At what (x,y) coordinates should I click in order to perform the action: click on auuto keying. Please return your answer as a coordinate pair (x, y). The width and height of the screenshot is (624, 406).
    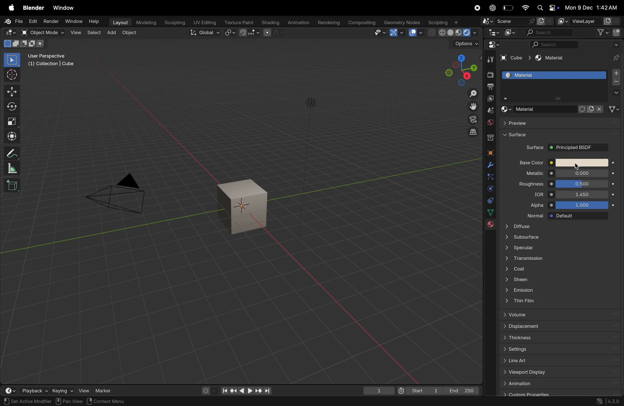
    Looking at the image, I should click on (205, 390).